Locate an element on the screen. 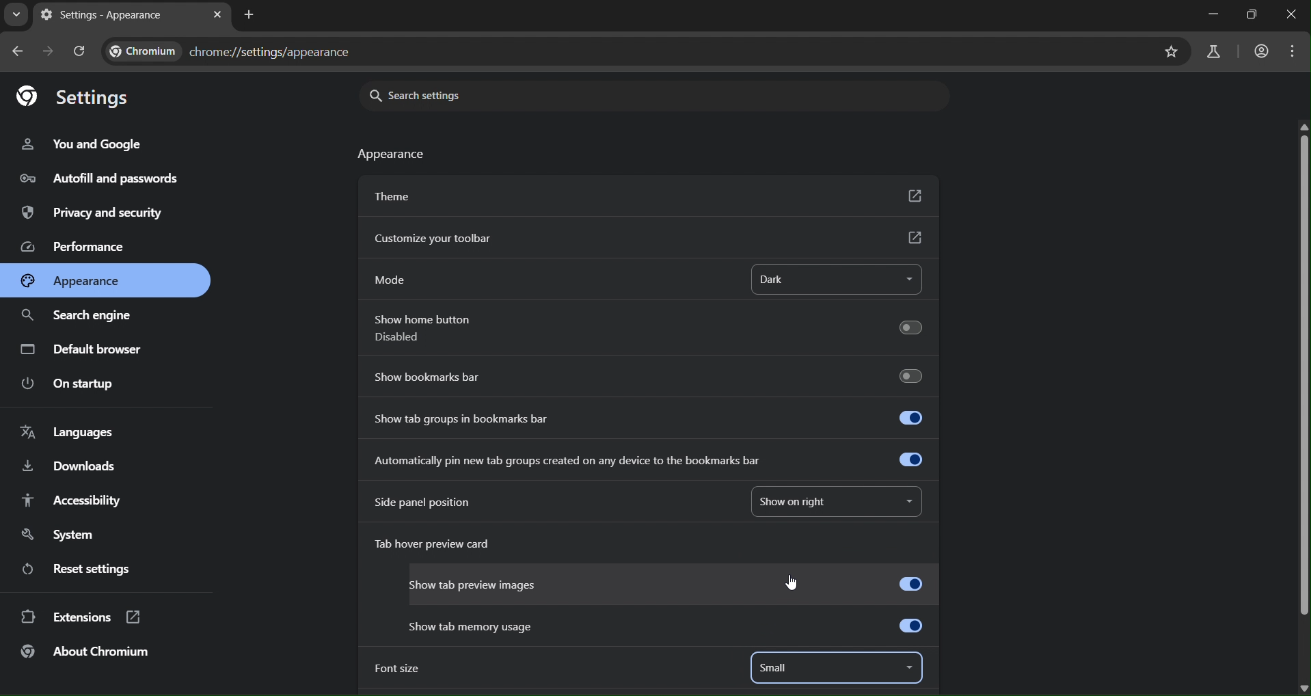 The image size is (1311, 696). close is located at coordinates (1292, 16).